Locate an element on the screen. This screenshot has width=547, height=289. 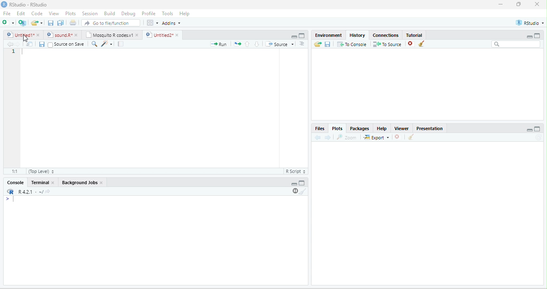
open file is located at coordinates (37, 23).